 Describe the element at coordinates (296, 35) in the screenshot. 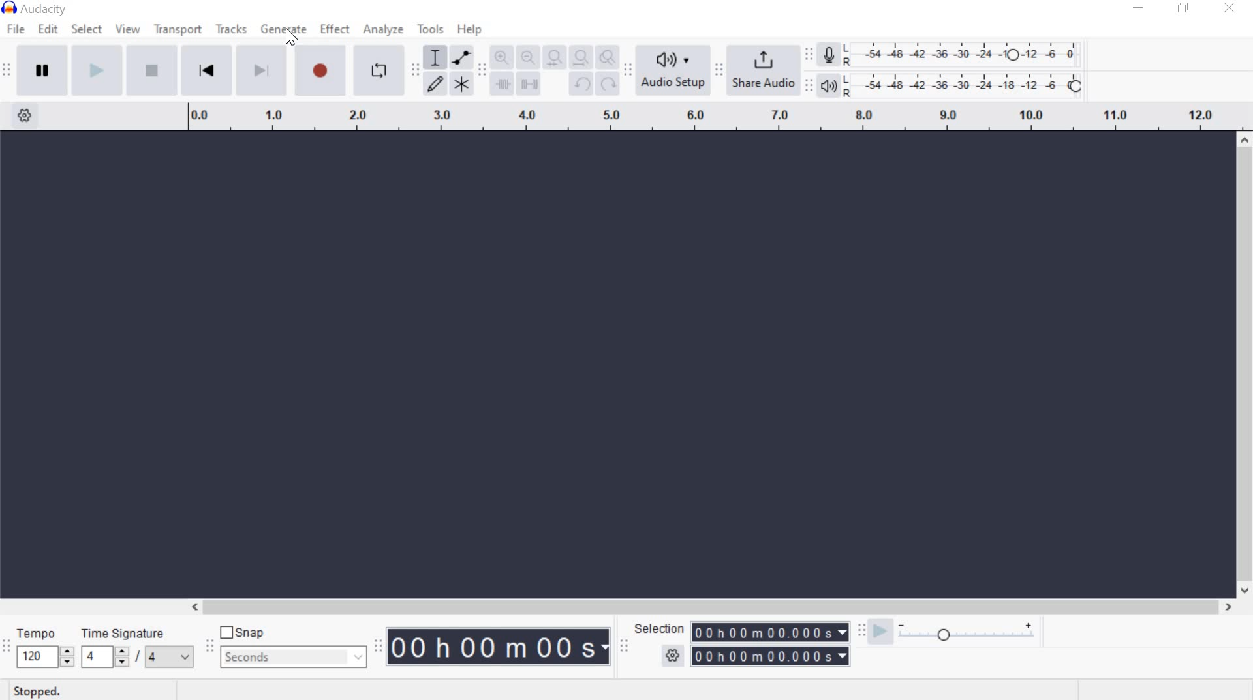

I see `cursor` at that location.